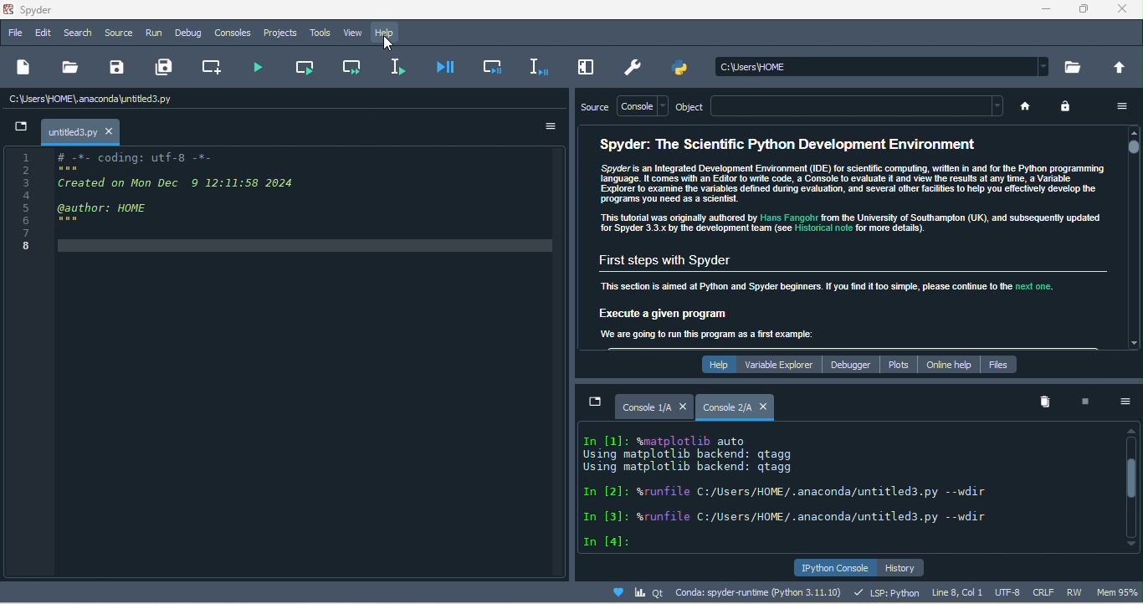 This screenshot has width=1143, height=604. Describe the element at coordinates (48, 8) in the screenshot. I see `title` at that location.